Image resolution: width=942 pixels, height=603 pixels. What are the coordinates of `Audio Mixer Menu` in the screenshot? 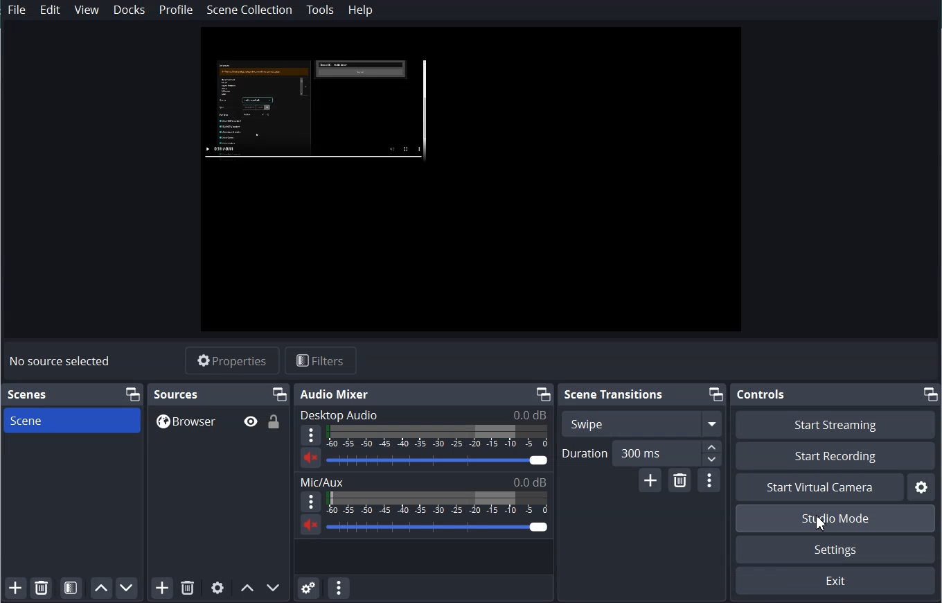 It's located at (338, 588).